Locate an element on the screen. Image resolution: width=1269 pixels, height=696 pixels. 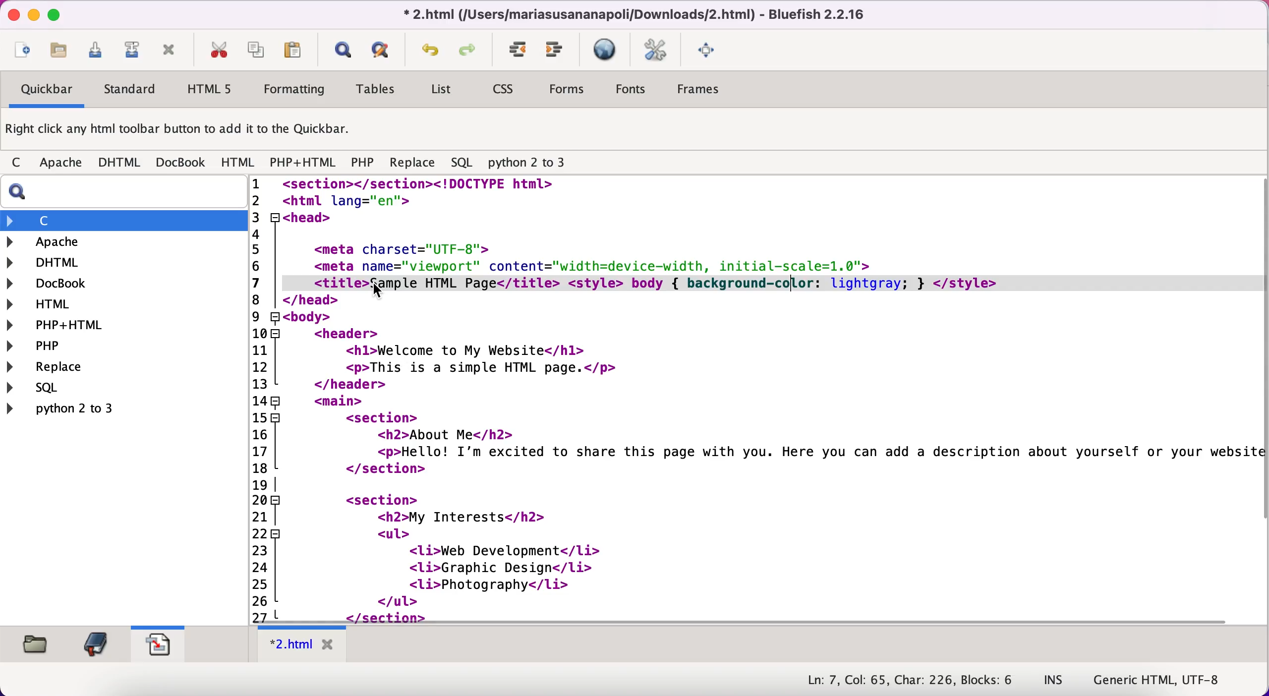
ins is located at coordinates (1054, 681).